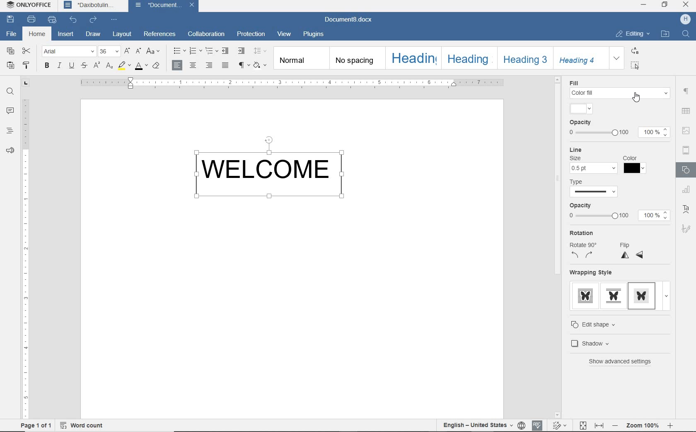 This screenshot has height=432, width=696. I want to click on RESTORE DOWN, so click(666, 5).